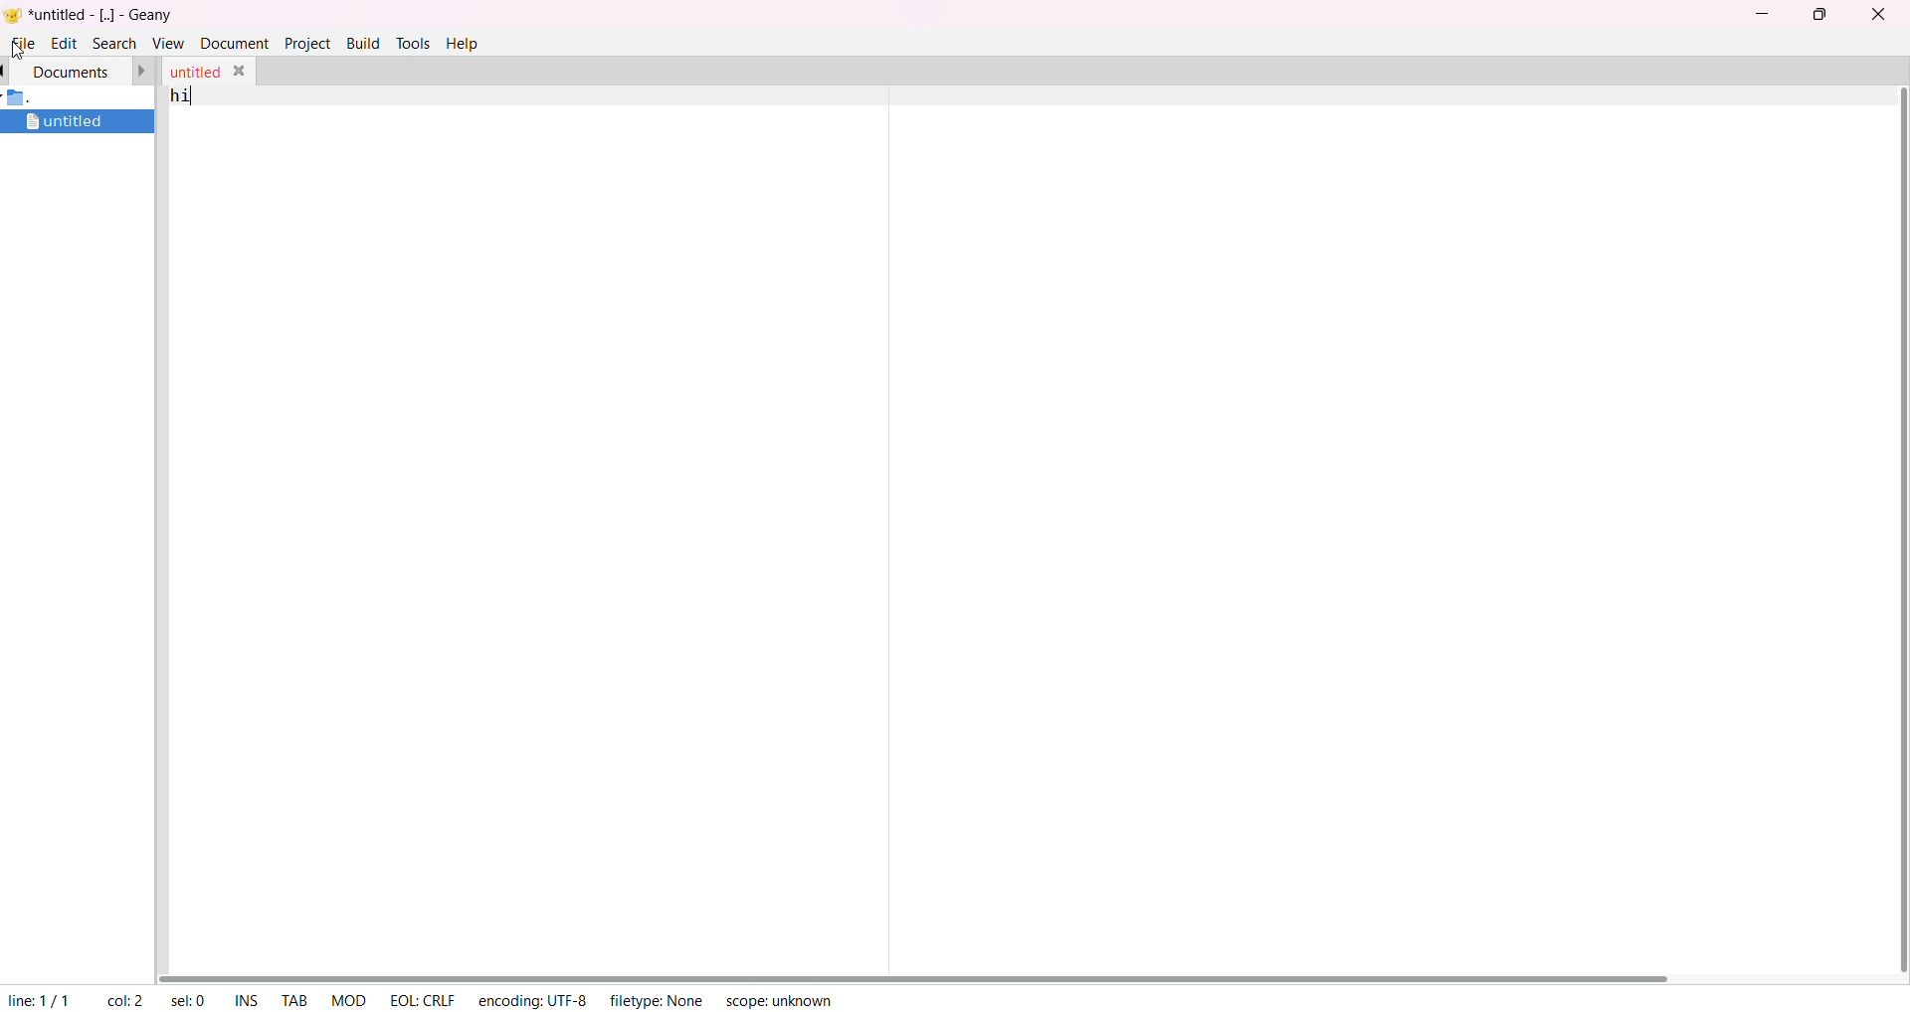 Image resolution: width=1910 pixels, height=1012 pixels. Describe the element at coordinates (82, 555) in the screenshot. I see `project manager` at that location.